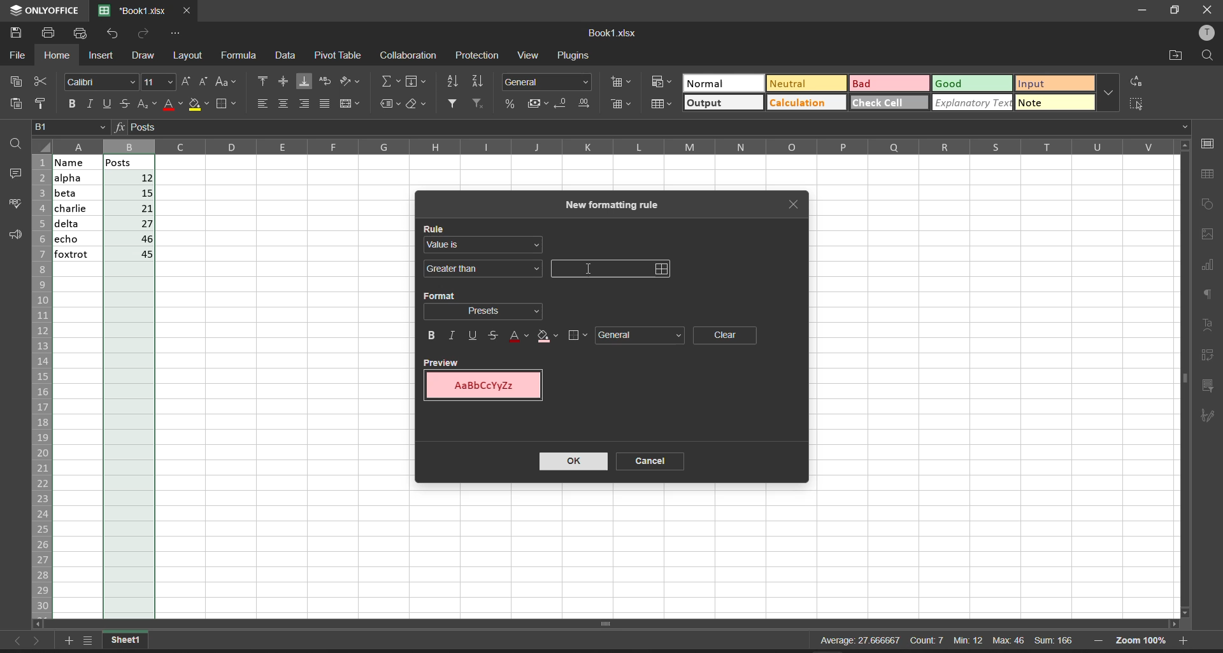 This screenshot has height=653, width=1223. What do you see at coordinates (190, 57) in the screenshot?
I see `layout` at bounding box center [190, 57].